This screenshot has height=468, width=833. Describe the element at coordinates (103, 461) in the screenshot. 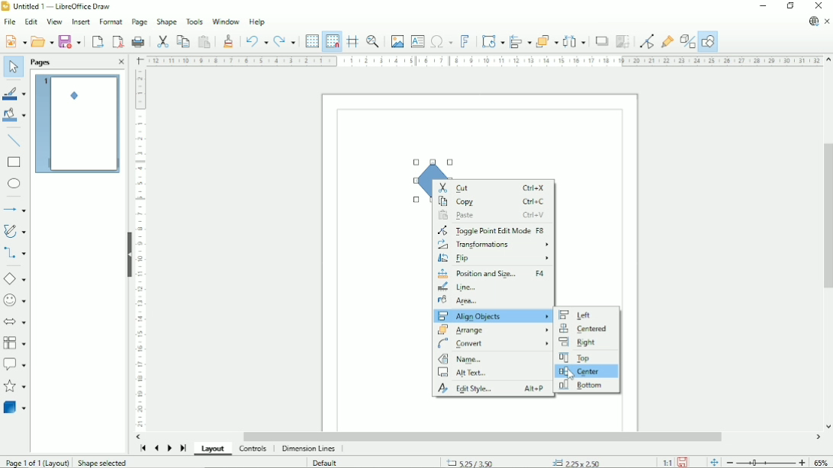

I see `Shape selected` at that location.